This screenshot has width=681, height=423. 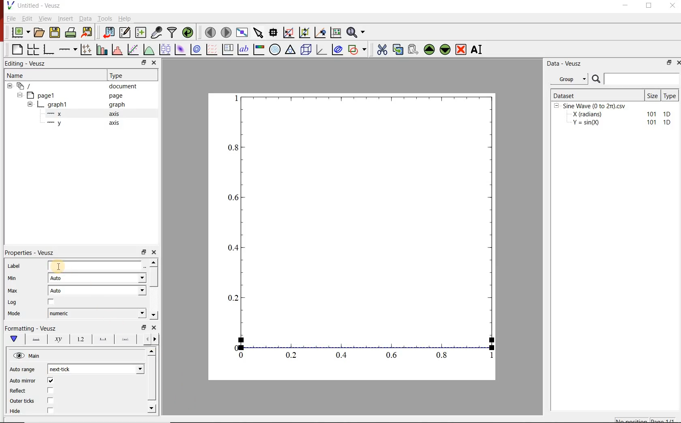 What do you see at coordinates (12, 302) in the screenshot?
I see `Log` at bounding box center [12, 302].